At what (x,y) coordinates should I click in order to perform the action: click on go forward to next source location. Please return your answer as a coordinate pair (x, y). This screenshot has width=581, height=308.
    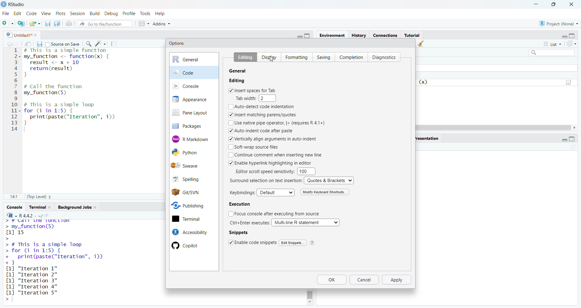
    Looking at the image, I should click on (18, 43).